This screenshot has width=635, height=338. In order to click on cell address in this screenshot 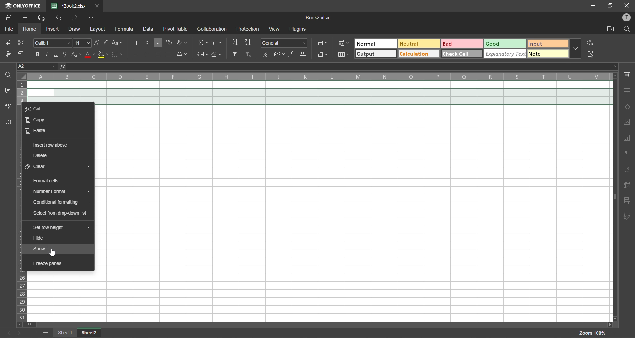, I will do `click(37, 67)`.